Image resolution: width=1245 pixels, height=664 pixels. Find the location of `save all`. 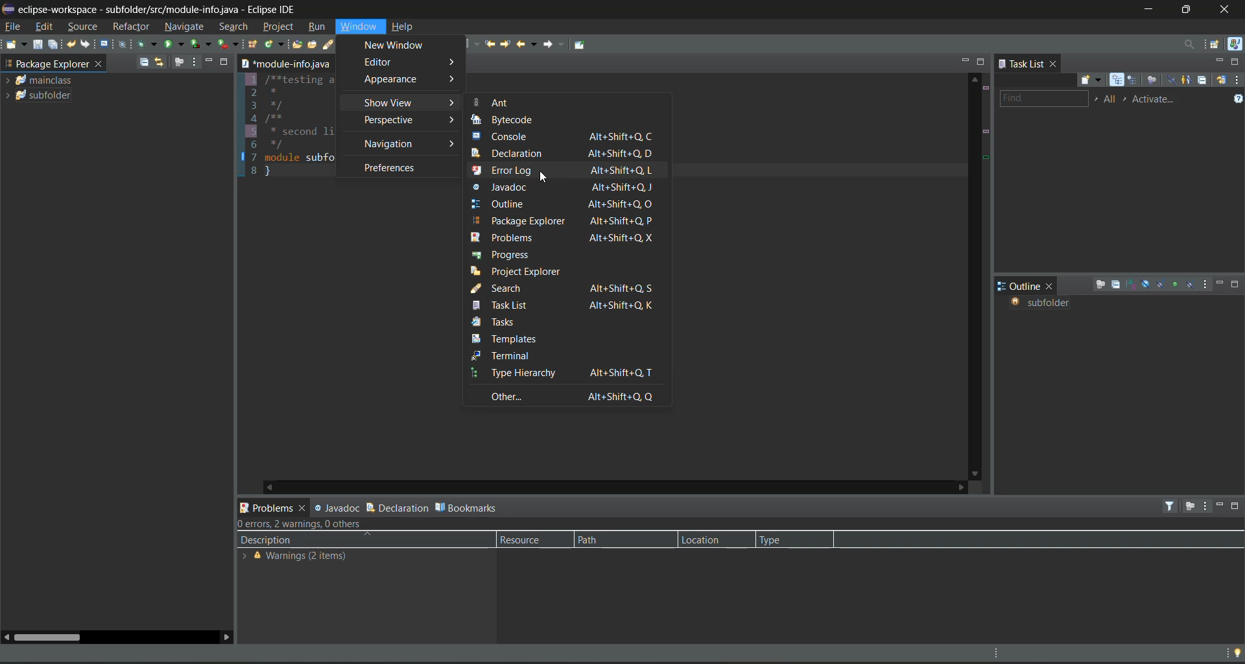

save all is located at coordinates (53, 43).